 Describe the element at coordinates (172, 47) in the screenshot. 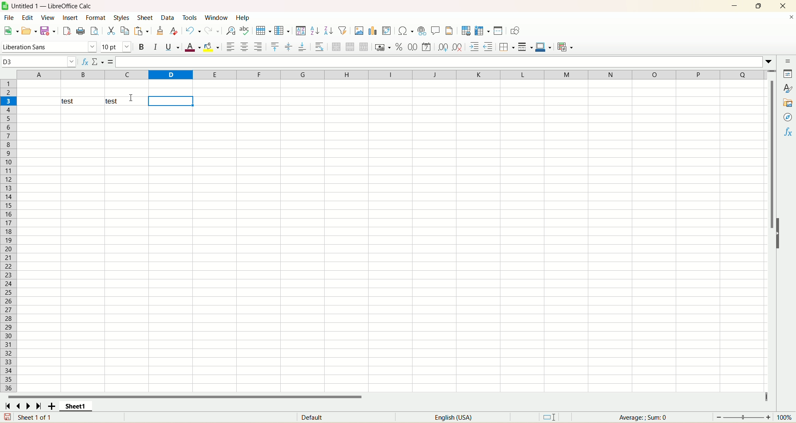

I see `underline` at that location.